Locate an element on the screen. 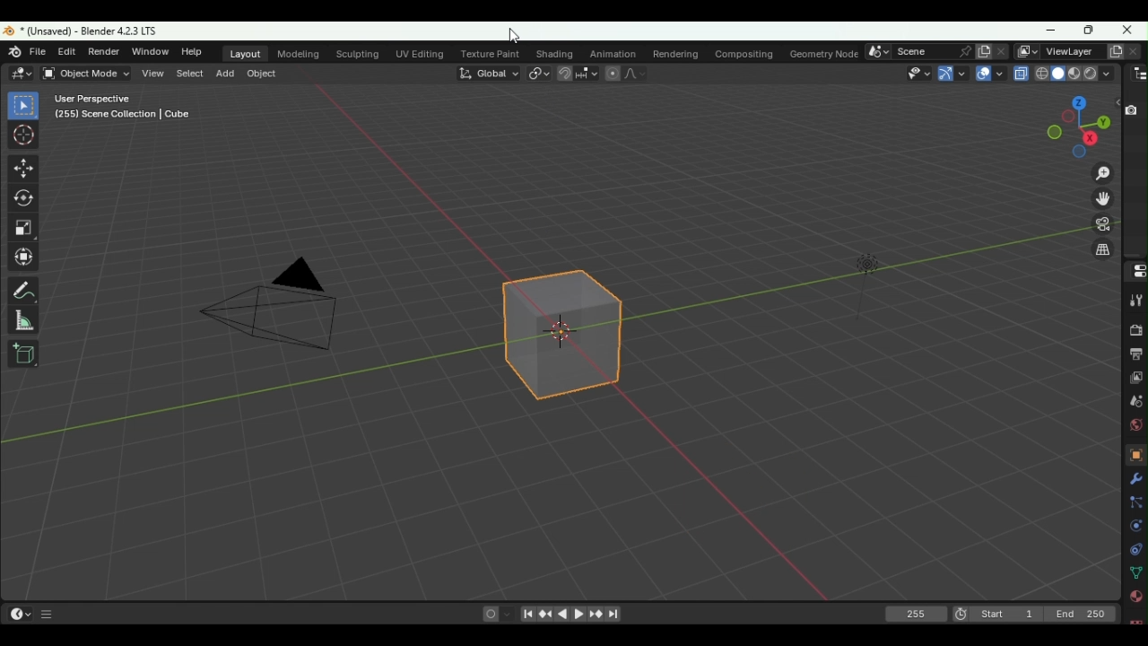 The width and height of the screenshot is (1148, 646). Proportional editing objects is located at coordinates (610, 73).